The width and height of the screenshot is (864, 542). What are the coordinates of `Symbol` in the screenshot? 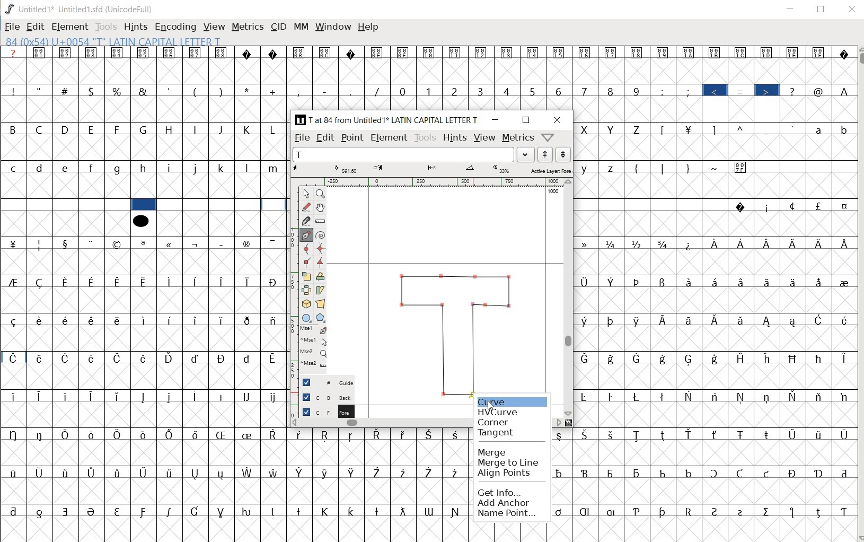 It's located at (767, 474).